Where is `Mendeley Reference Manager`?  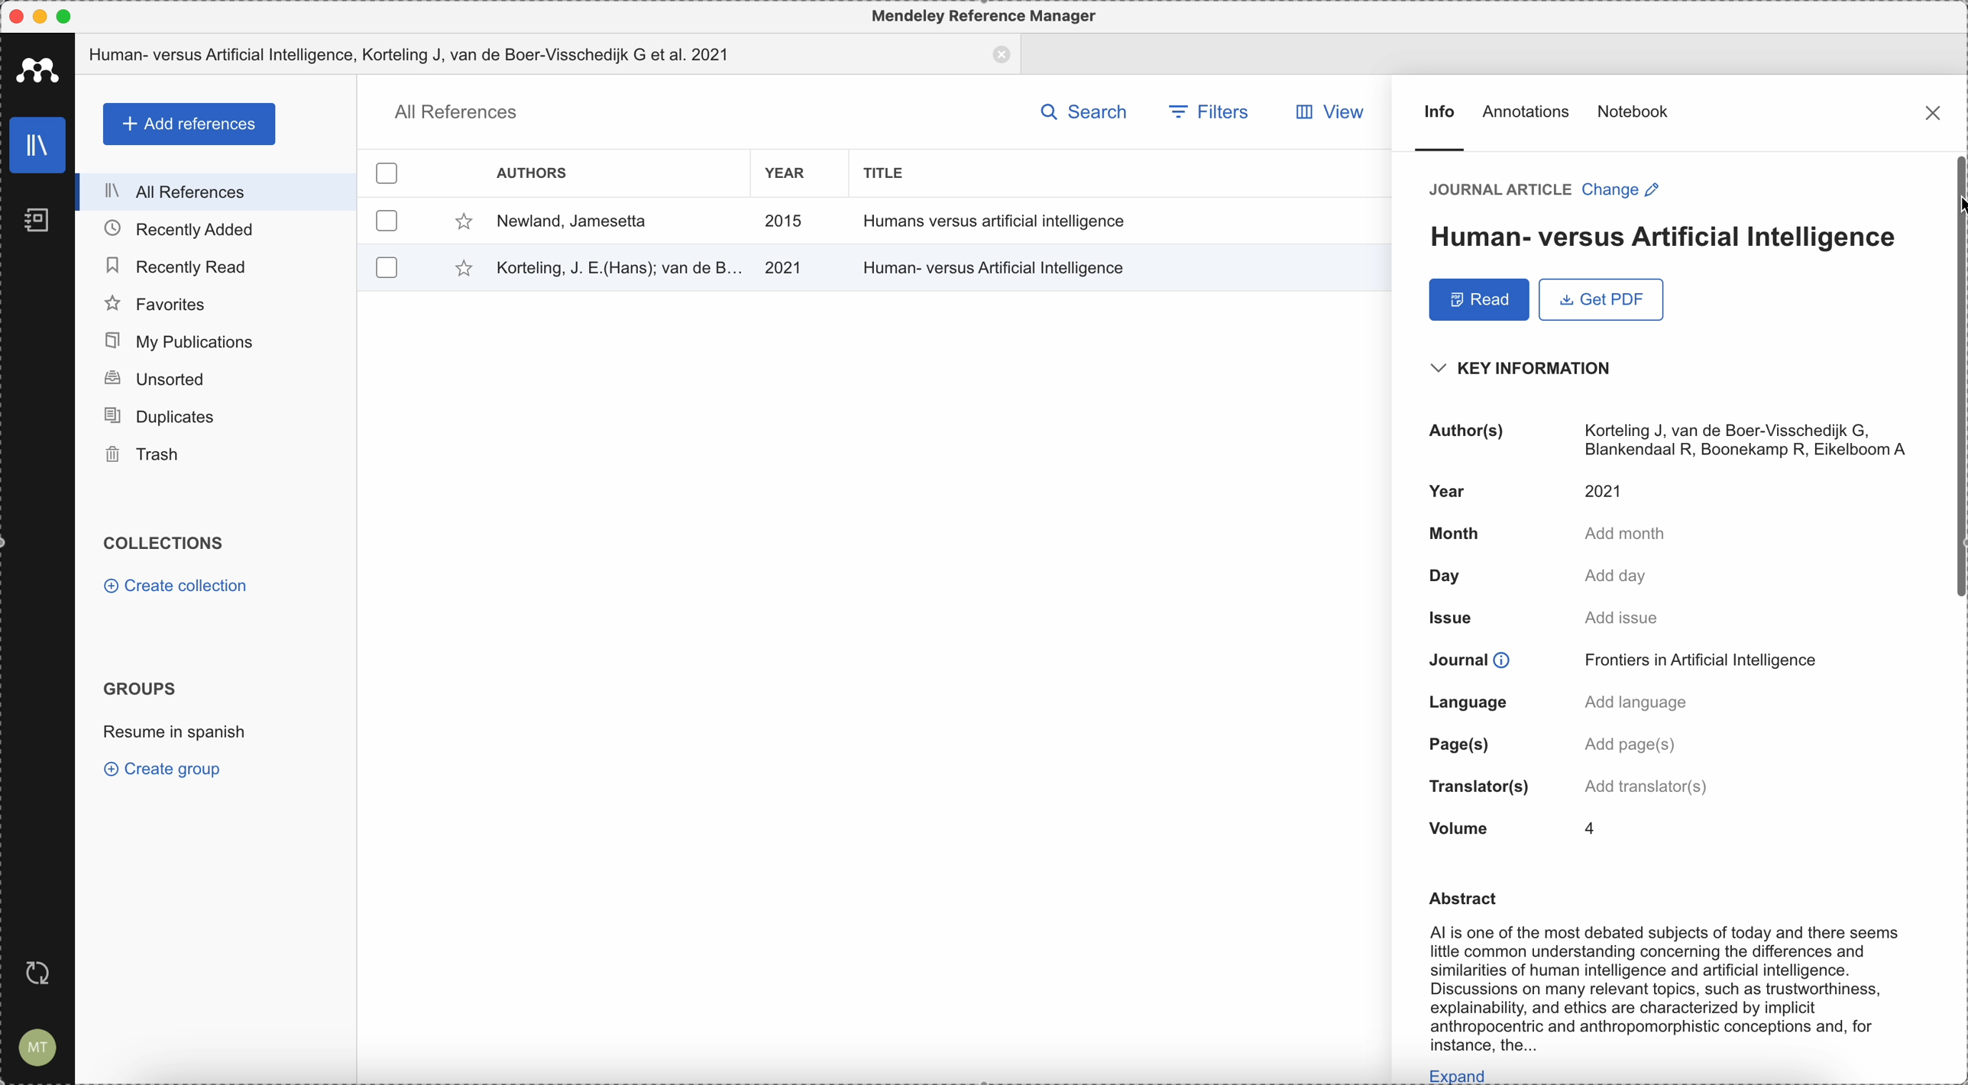 Mendeley Reference Manager is located at coordinates (986, 18).